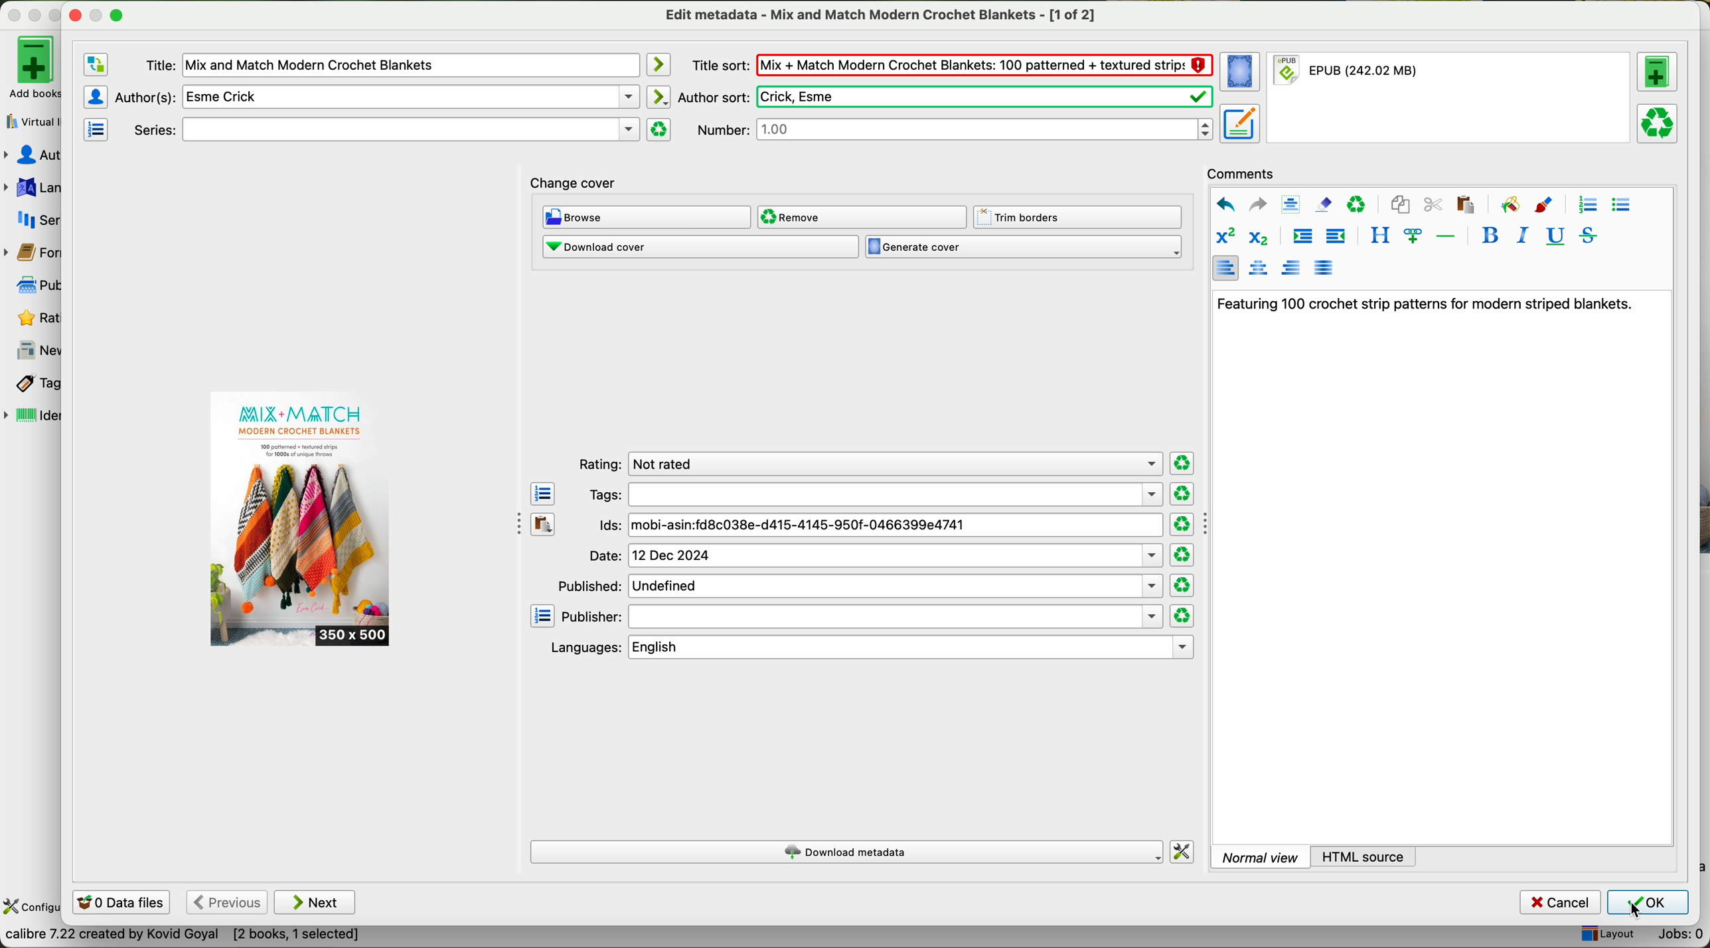  What do you see at coordinates (848, 853) in the screenshot?
I see `download metadata` at bounding box center [848, 853].